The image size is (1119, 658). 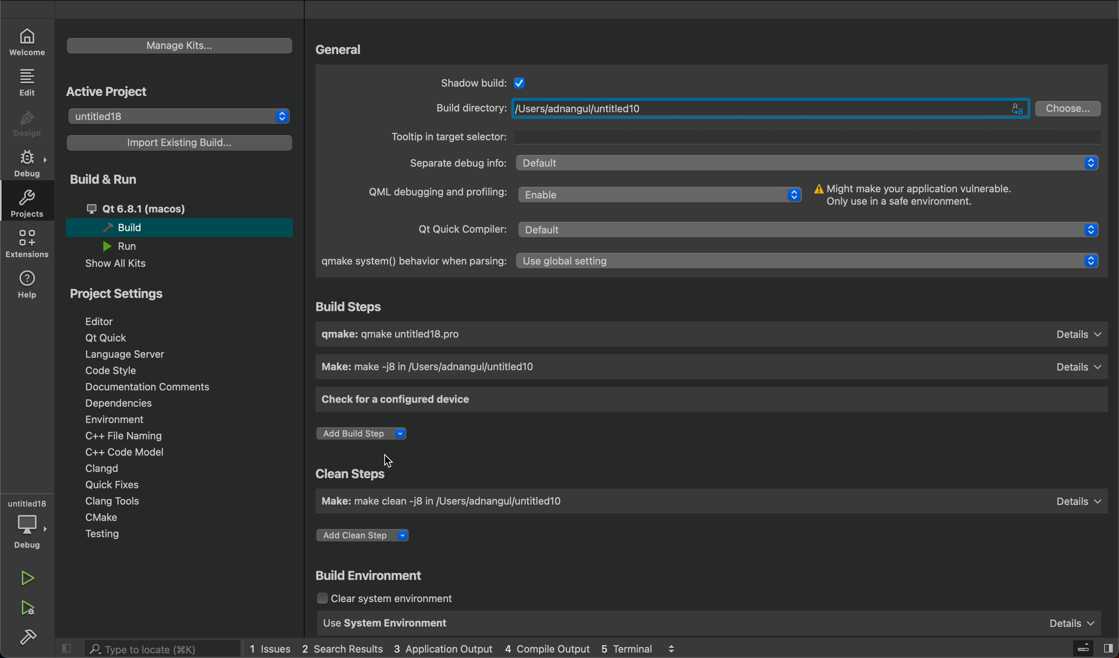 What do you see at coordinates (742, 137) in the screenshot?
I see `Tooltip in target selector:` at bounding box center [742, 137].